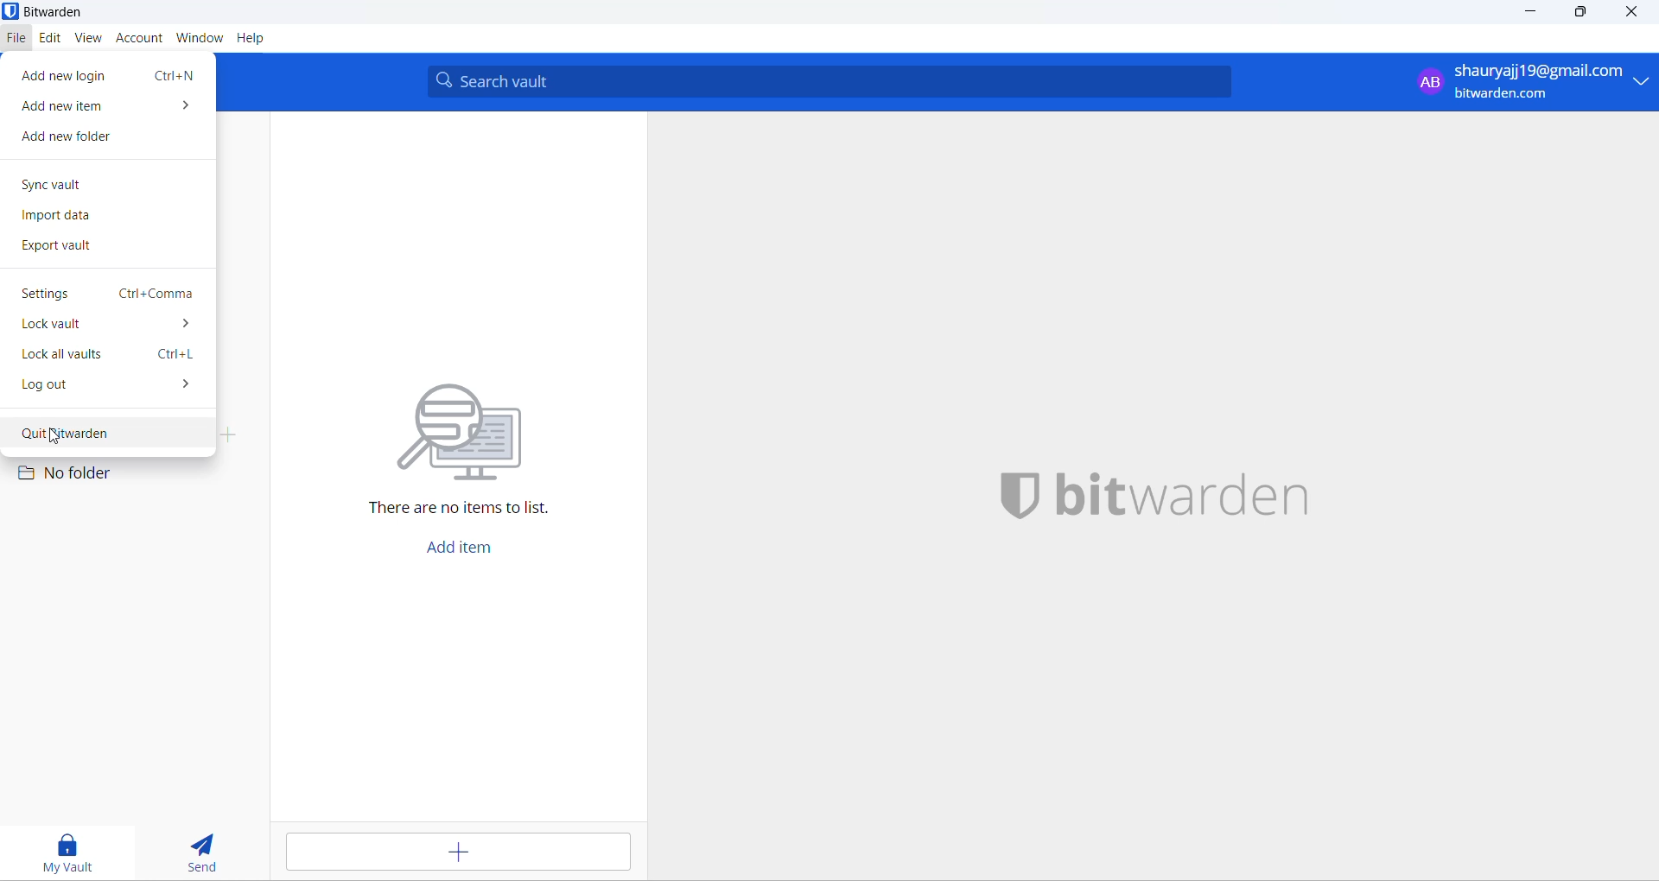 Image resolution: width=1659 pixels, height=881 pixels. I want to click on lock vault, so click(111, 326).